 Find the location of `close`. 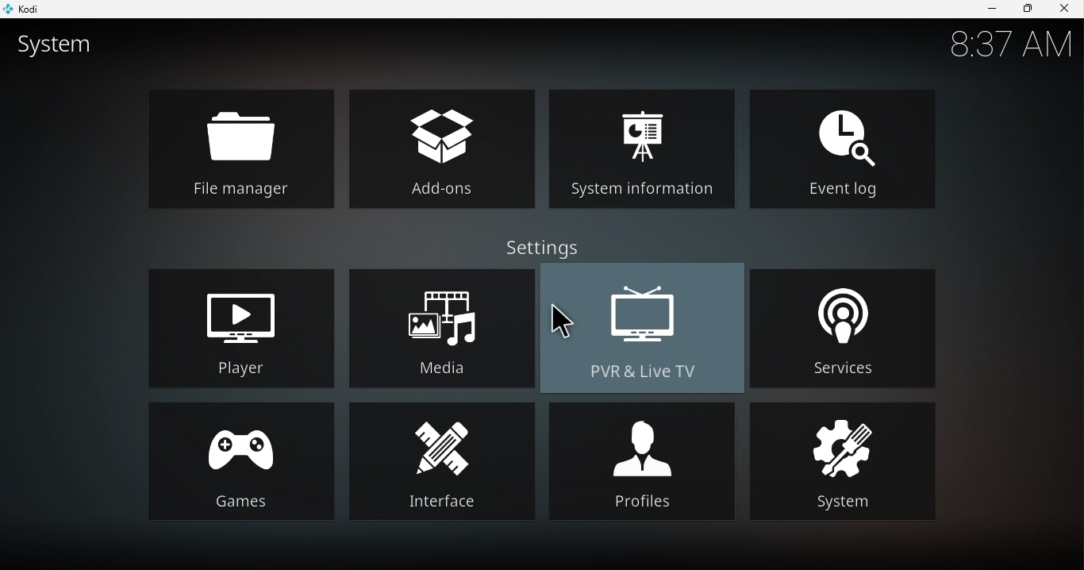

close is located at coordinates (1067, 10).